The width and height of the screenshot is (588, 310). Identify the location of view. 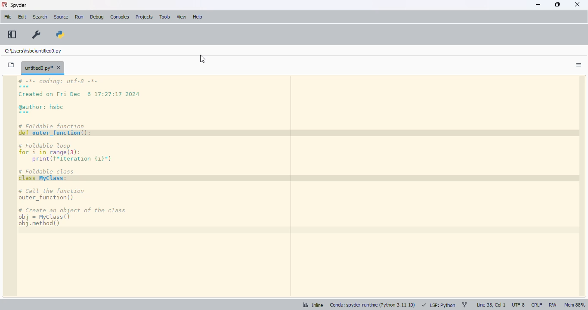
(182, 17).